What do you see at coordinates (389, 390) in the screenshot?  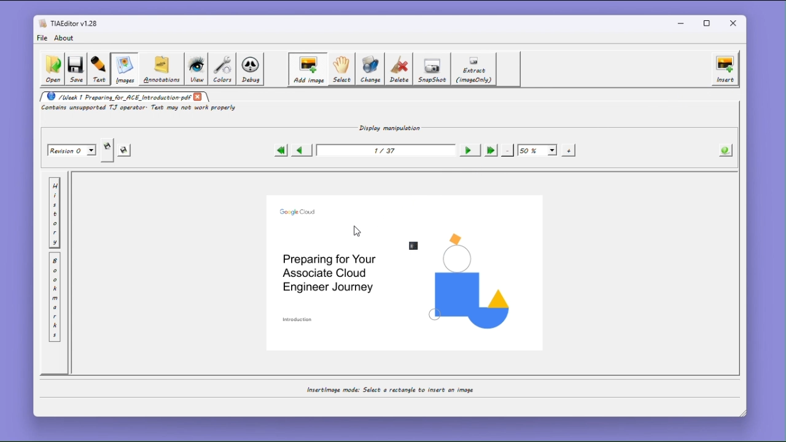 I see `Insertimage mode: Select a rectangle to insert an image` at bounding box center [389, 390].